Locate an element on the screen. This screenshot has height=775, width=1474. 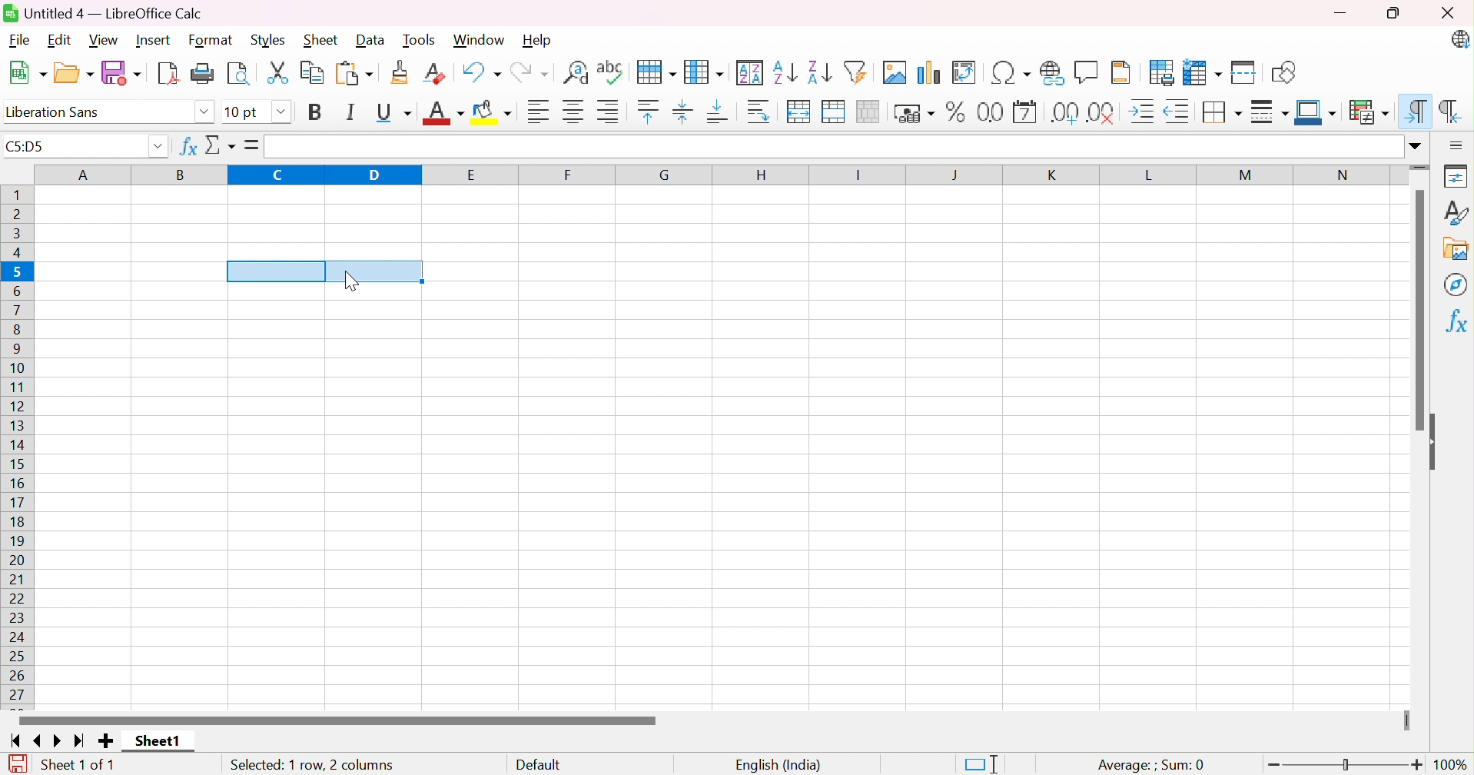
Center Vertically is located at coordinates (684, 111).